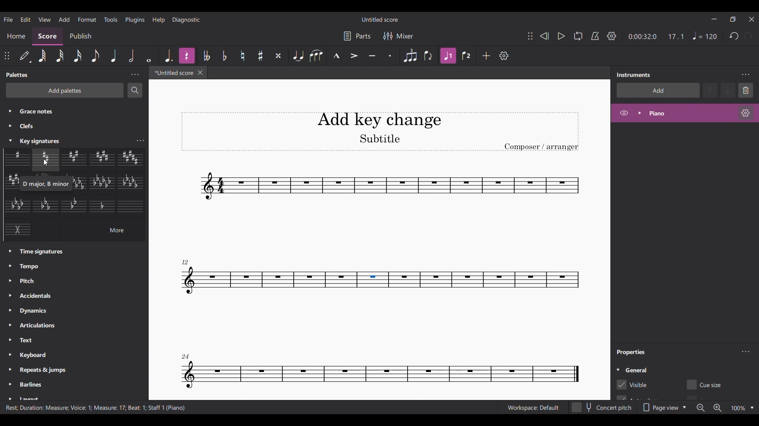  I want to click on Edit menu, so click(26, 19).